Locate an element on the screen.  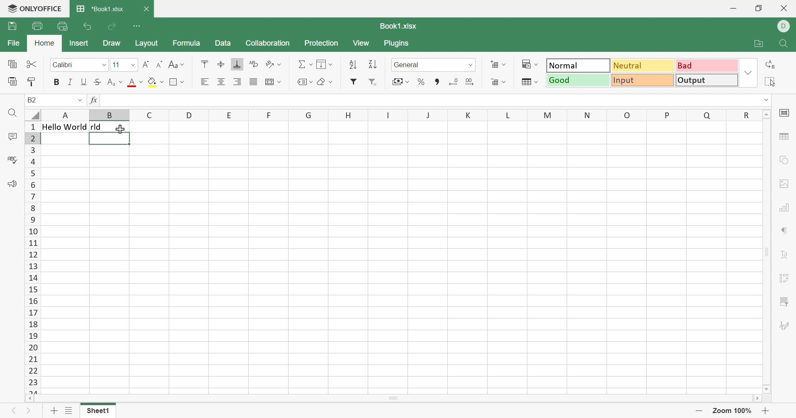
Align center is located at coordinates (221, 81).